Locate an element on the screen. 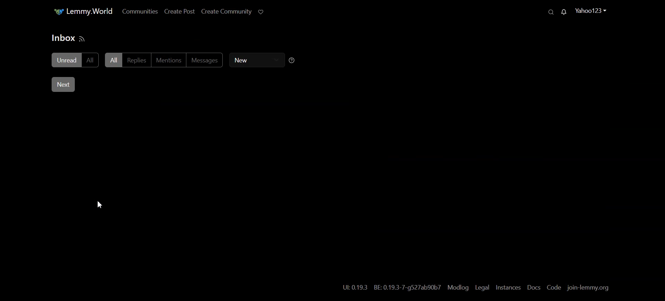 The height and width of the screenshot is (301, 665). Create Post is located at coordinates (176, 12).